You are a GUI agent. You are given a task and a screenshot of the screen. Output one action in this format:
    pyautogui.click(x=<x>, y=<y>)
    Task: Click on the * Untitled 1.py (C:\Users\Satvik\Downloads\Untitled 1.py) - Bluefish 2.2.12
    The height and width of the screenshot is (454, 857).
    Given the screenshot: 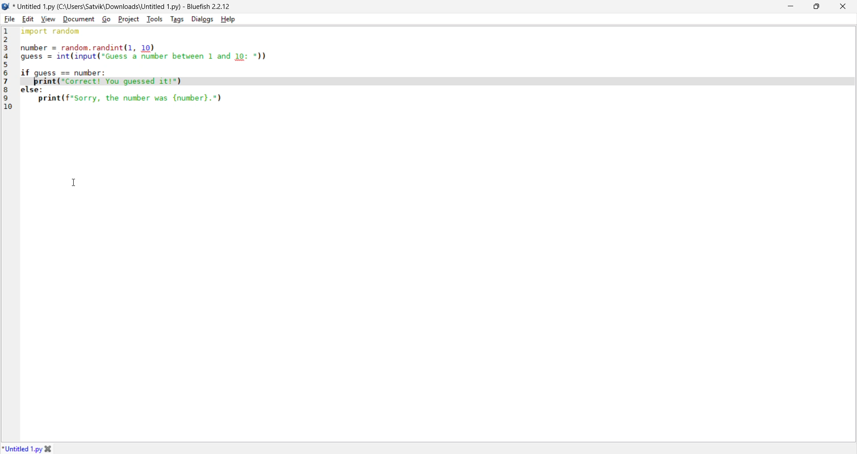 What is the action you would take?
    pyautogui.click(x=123, y=6)
    